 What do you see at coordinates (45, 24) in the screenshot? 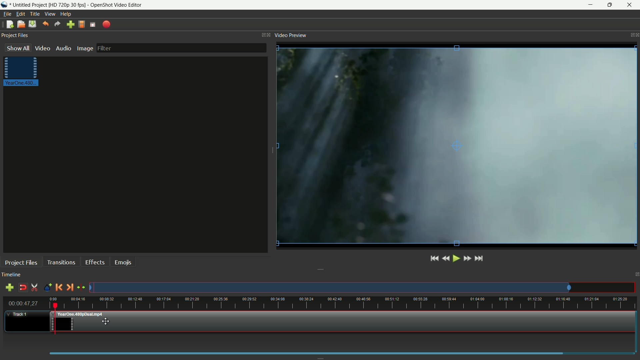
I see `undo` at bounding box center [45, 24].